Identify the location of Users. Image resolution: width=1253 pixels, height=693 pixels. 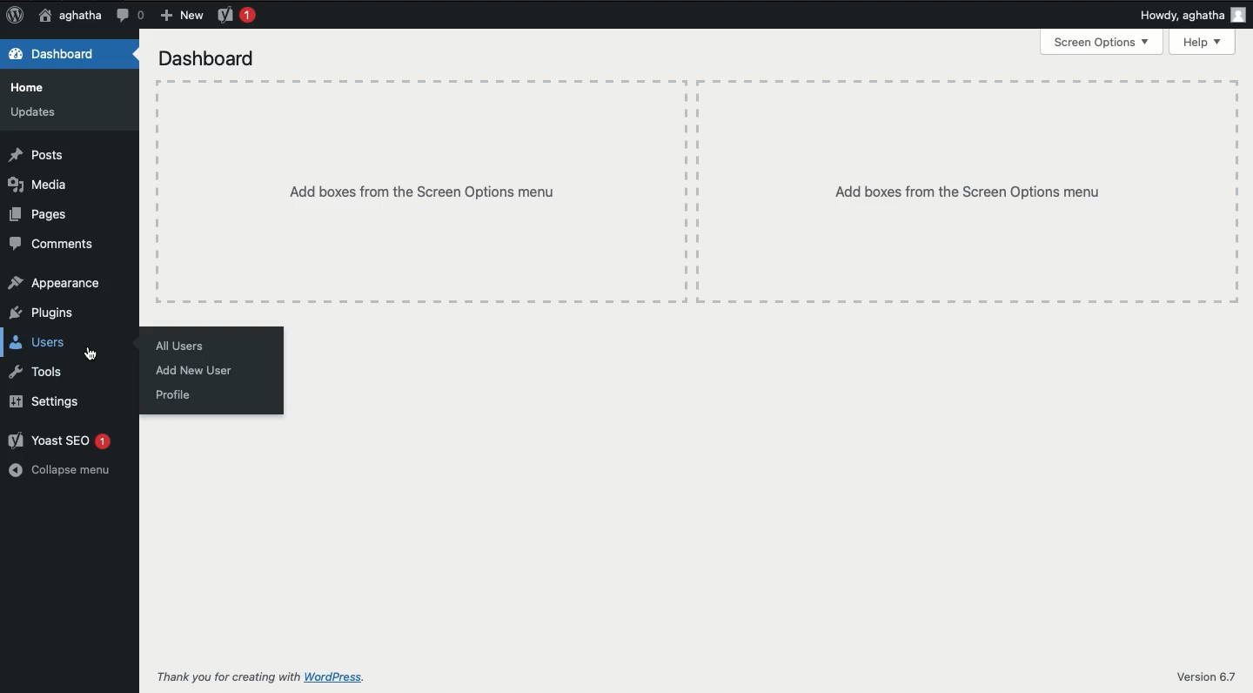
(37, 343).